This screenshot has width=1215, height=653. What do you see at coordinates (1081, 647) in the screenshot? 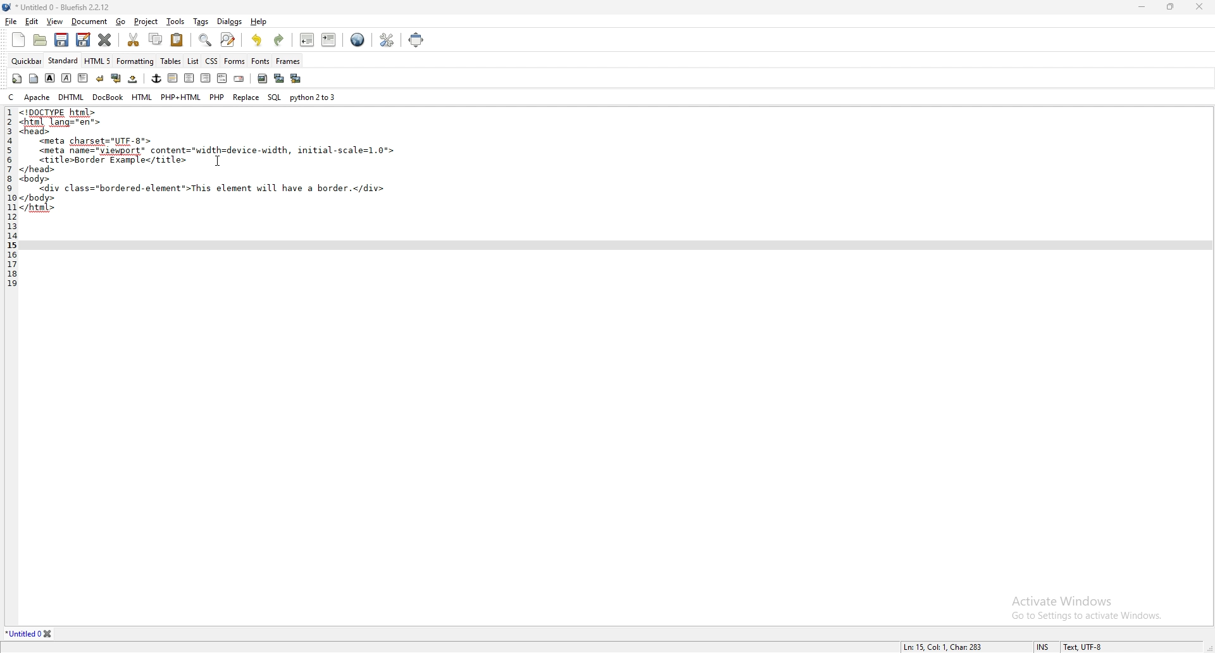
I see `Text, UTF-8` at bounding box center [1081, 647].